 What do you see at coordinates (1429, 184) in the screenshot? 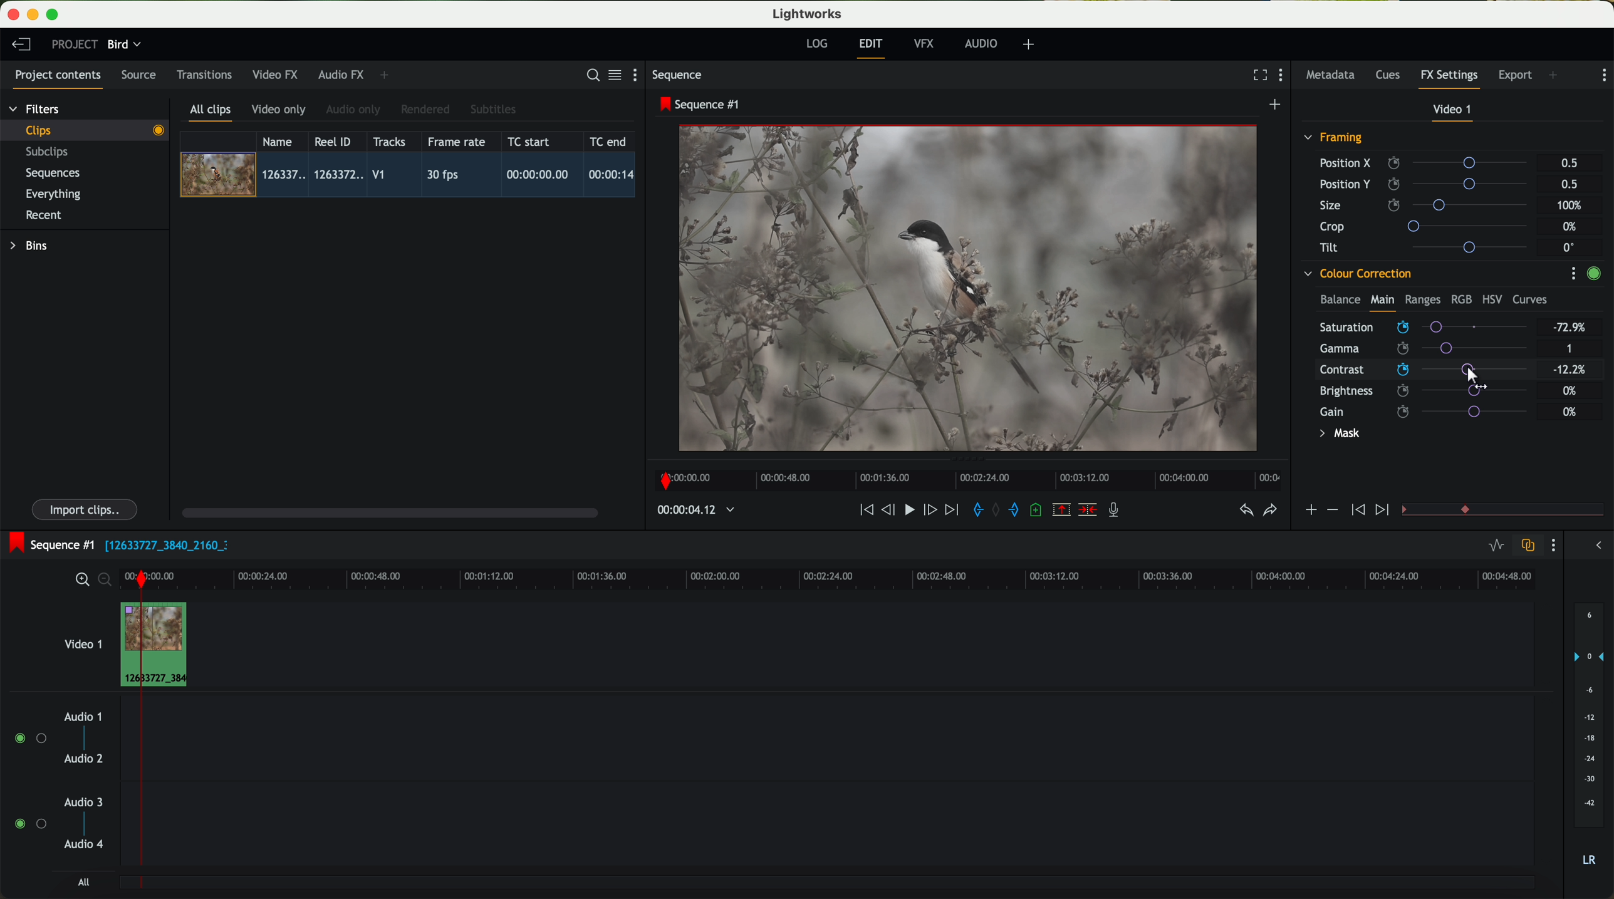
I see `position Y` at bounding box center [1429, 184].